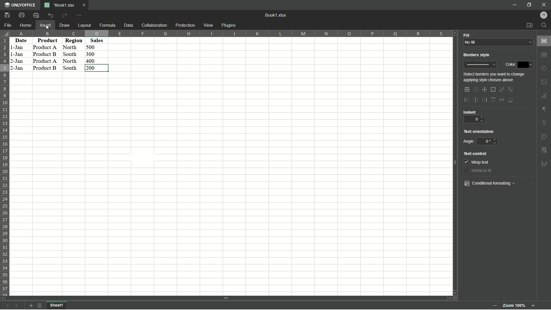 The width and height of the screenshot is (551, 310). What do you see at coordinates (545, 26) in the screenshot?
I see `find` at bounding box center [545, 26].